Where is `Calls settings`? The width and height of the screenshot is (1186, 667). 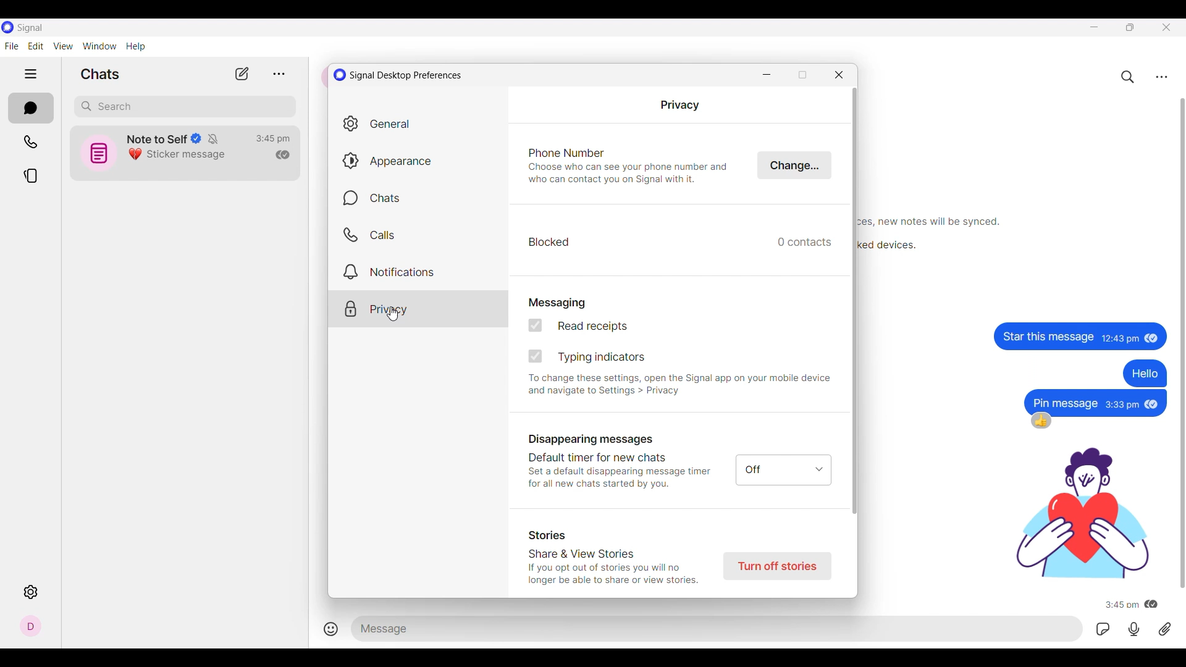 Calls settings is located at coordinates (419, 235).